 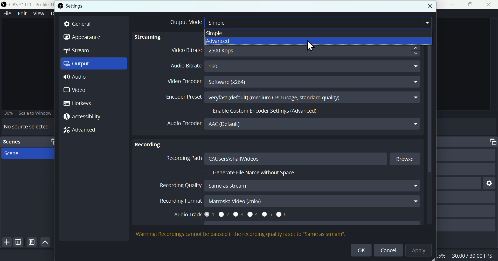 I want to click on Hot keys, so click(x=81, y=104).